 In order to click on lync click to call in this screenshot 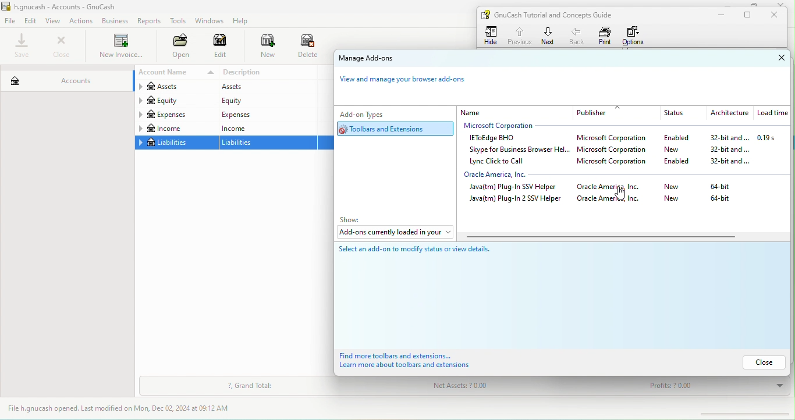, I will do `click(501, 162)`.